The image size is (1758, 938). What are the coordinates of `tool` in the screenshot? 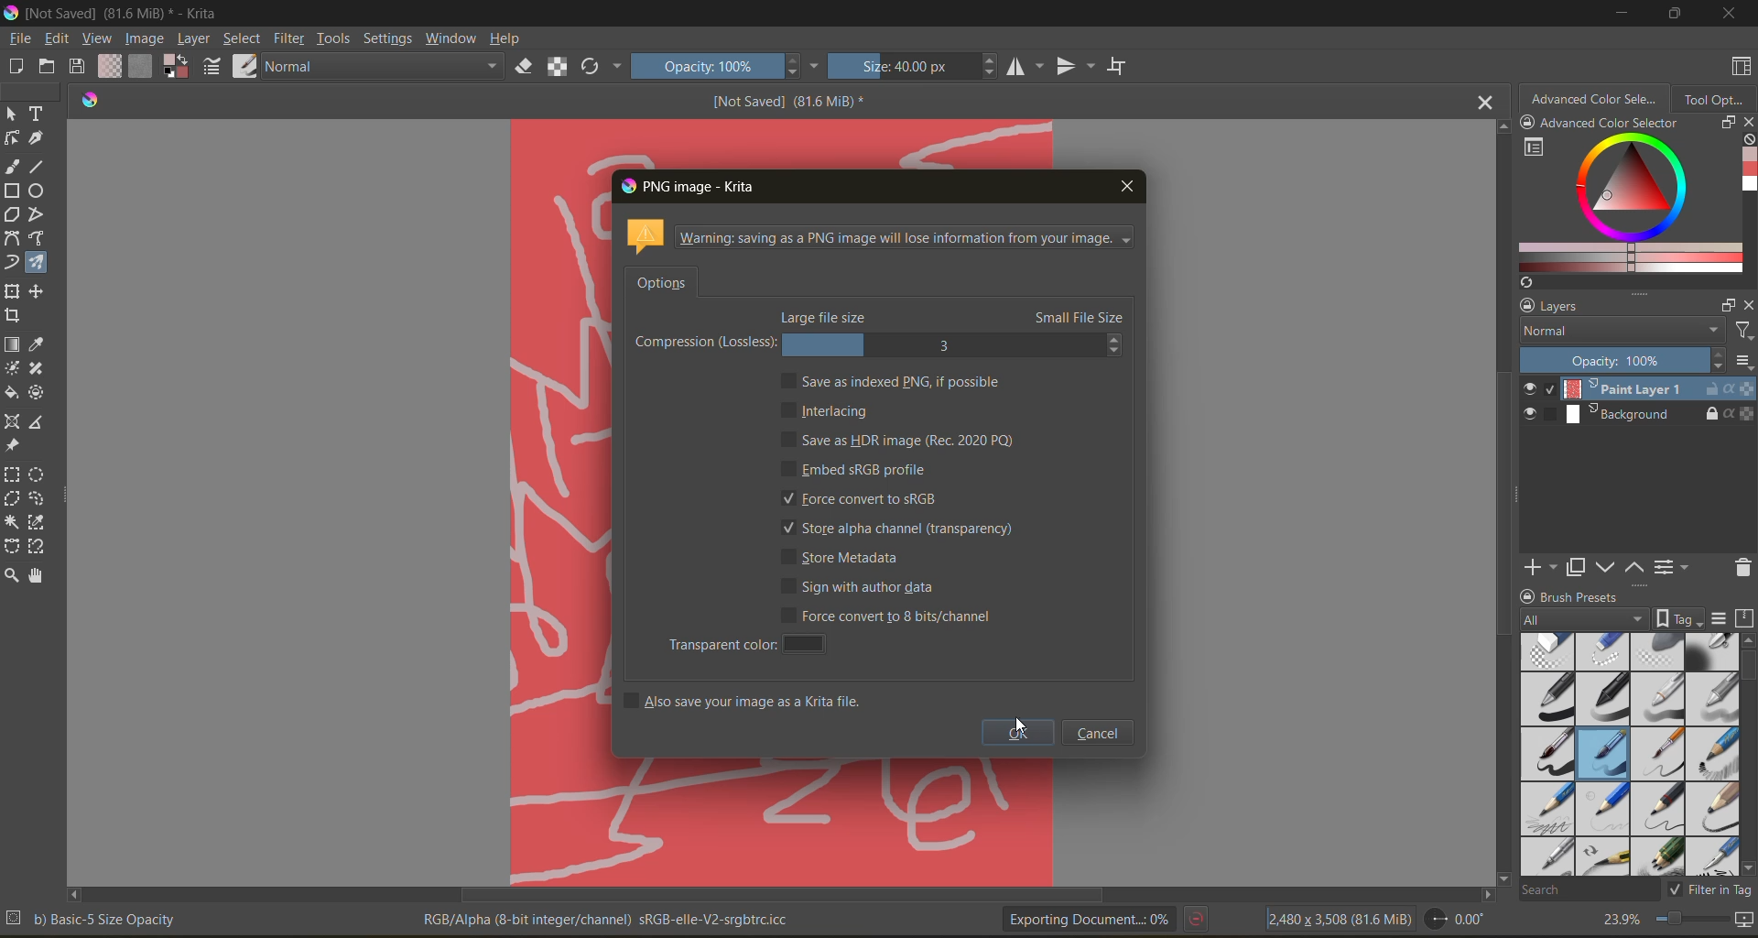 It's located at (37, 499).